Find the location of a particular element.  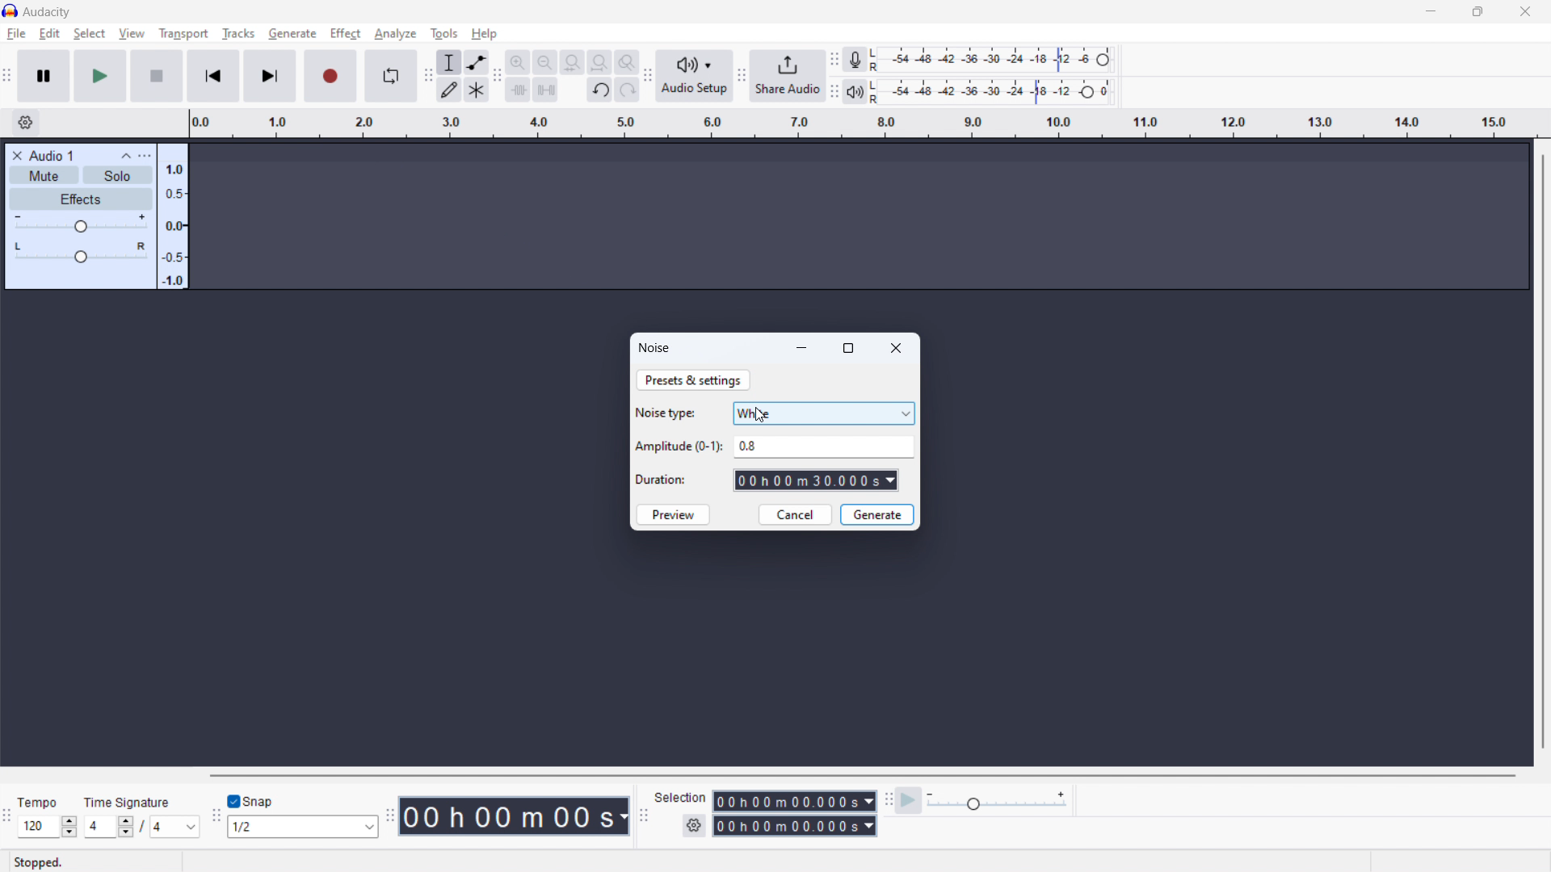

Noise type is located at coordinates (668, 413).